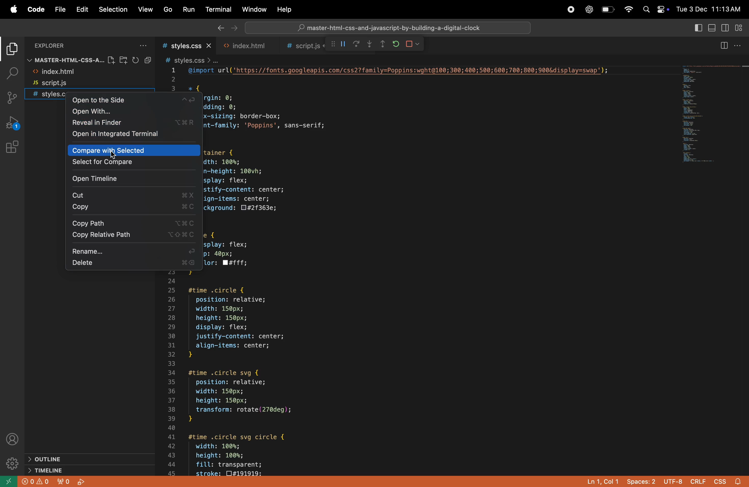  Describe the element at coordinates (740, 480) in the screenshot. I see `alert` at that location.